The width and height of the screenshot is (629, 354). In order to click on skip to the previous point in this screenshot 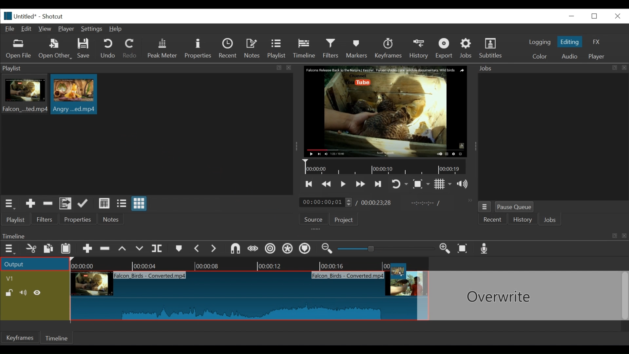, I will do `click(309, 184)`.